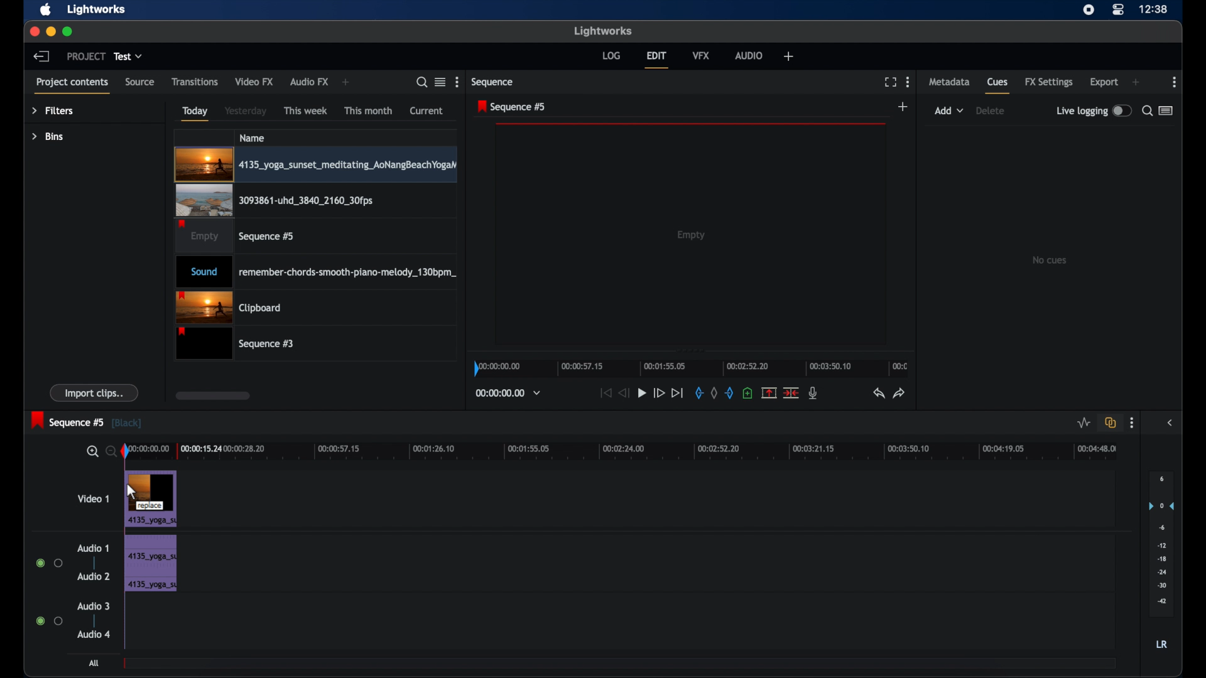  I want to click on toggle between listened tile view, so click(440, 82).